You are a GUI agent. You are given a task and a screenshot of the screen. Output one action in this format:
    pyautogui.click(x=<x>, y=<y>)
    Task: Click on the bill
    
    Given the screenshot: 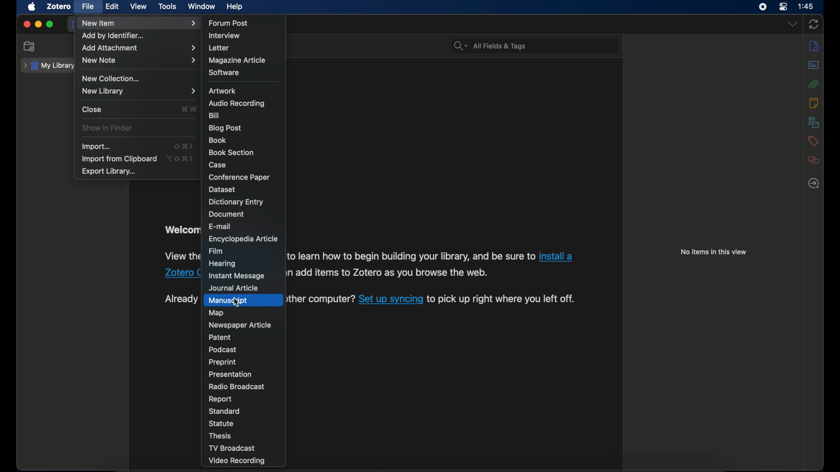 What is the action you would take?
    pyautogui.click(x=214, y=116)
    